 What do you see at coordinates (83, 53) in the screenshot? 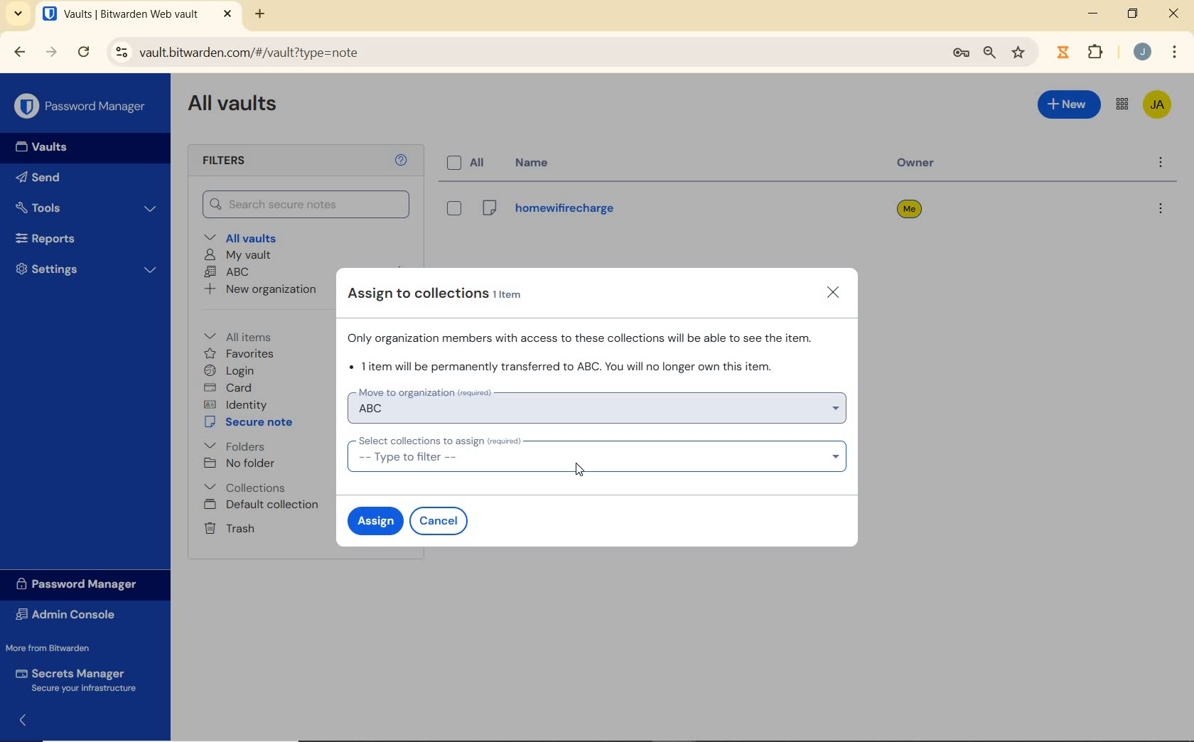
I see `reload` at bounding box center [83, 53].